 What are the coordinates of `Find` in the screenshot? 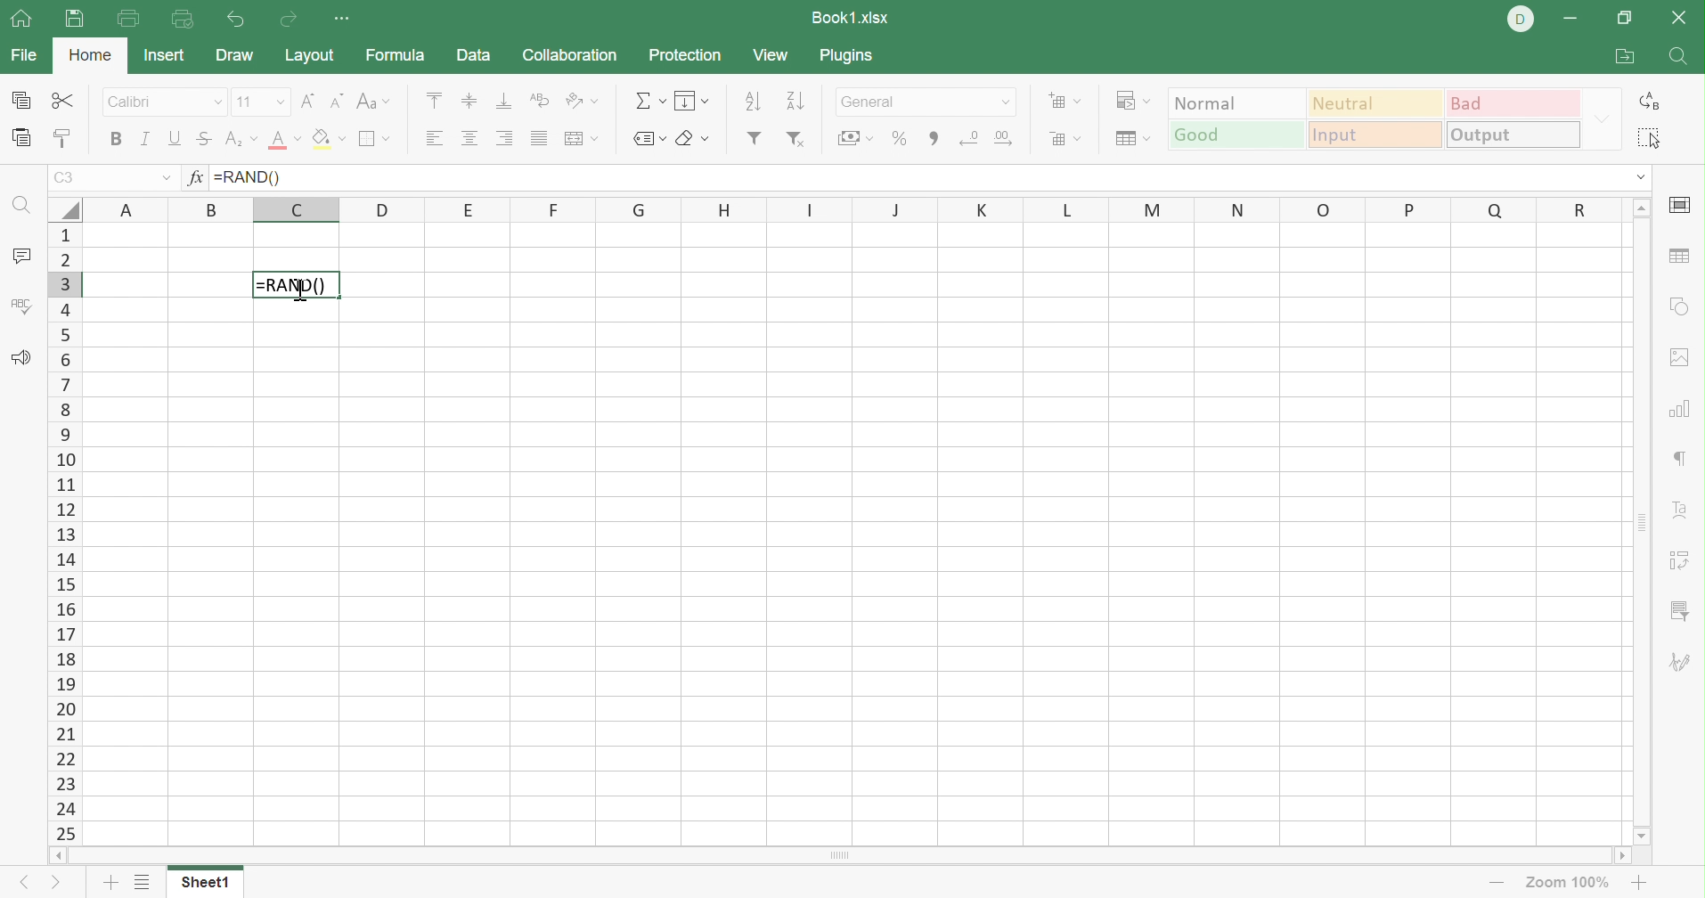 It's located at (25, 210).